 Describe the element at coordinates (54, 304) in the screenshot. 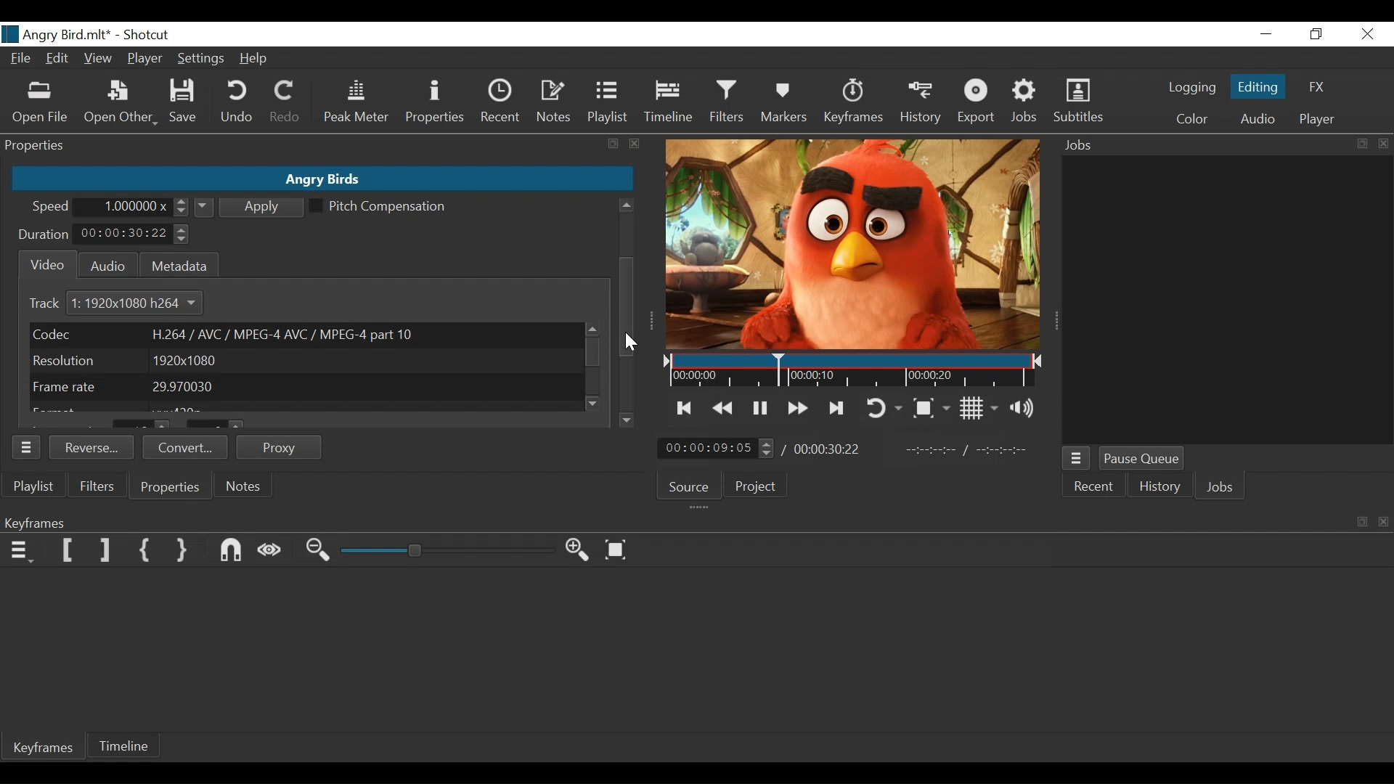

I see `Track 1` at that location.